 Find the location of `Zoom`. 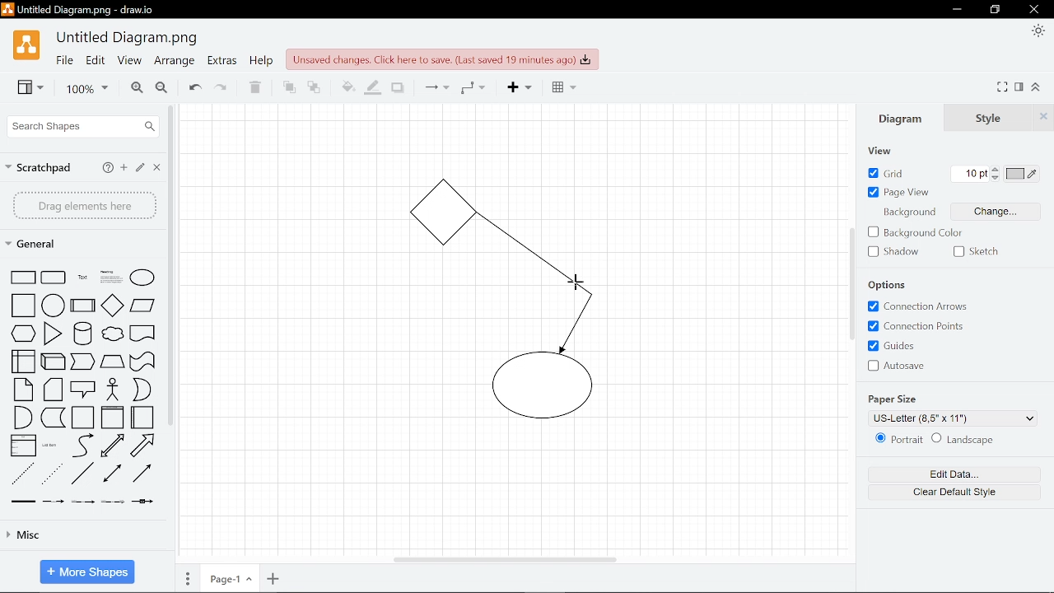

Zoom is located at coordinates (81, 89).